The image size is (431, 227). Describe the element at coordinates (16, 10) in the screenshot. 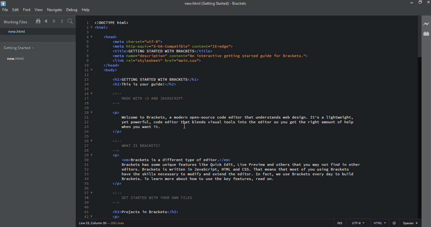

I see `edit` at that location.